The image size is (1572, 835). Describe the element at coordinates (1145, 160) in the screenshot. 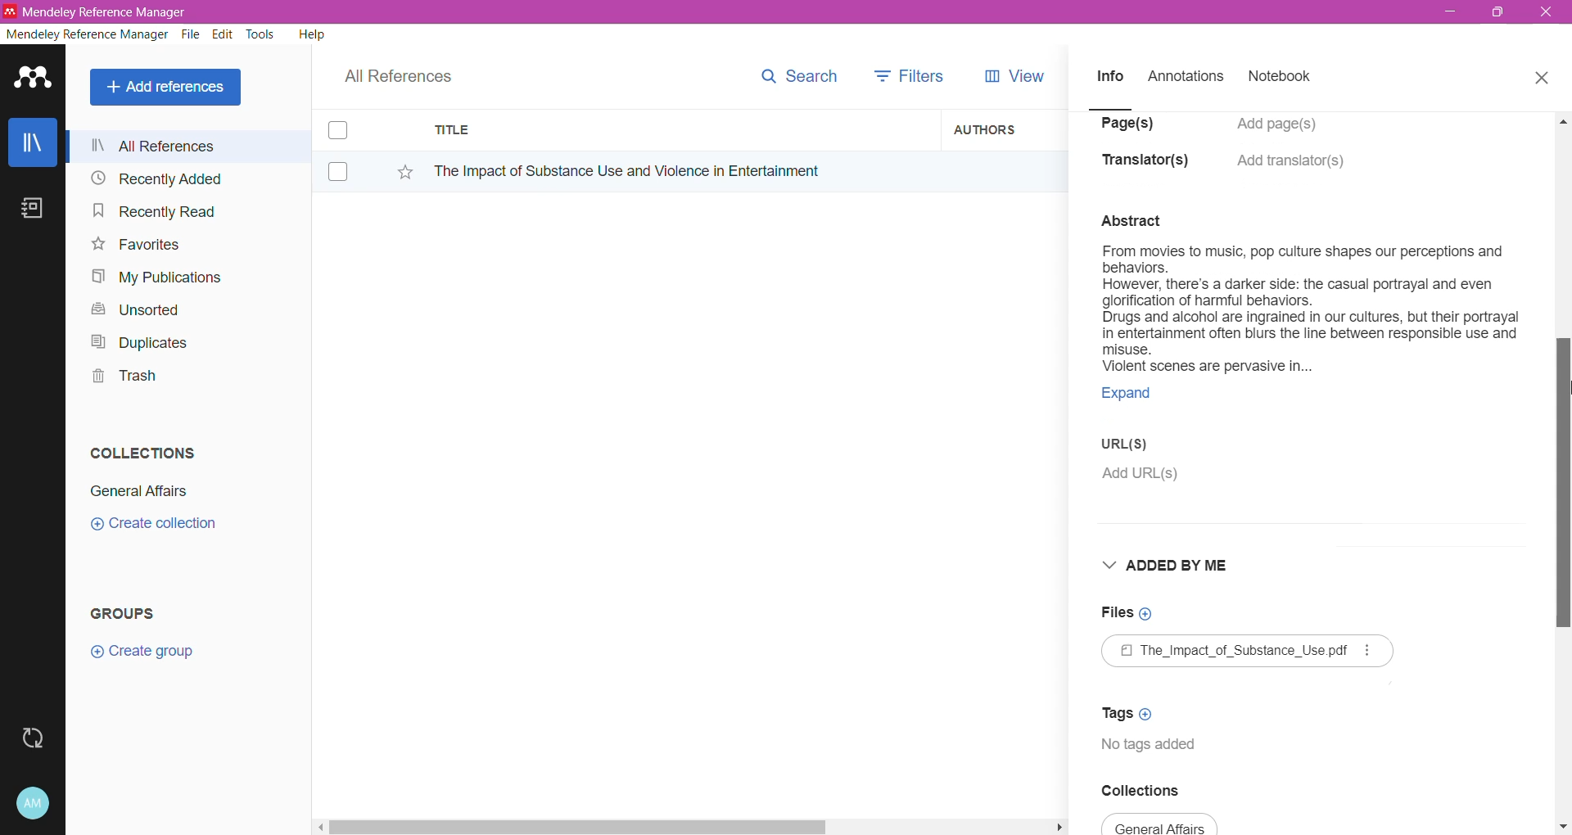

I see `translators` at that location.